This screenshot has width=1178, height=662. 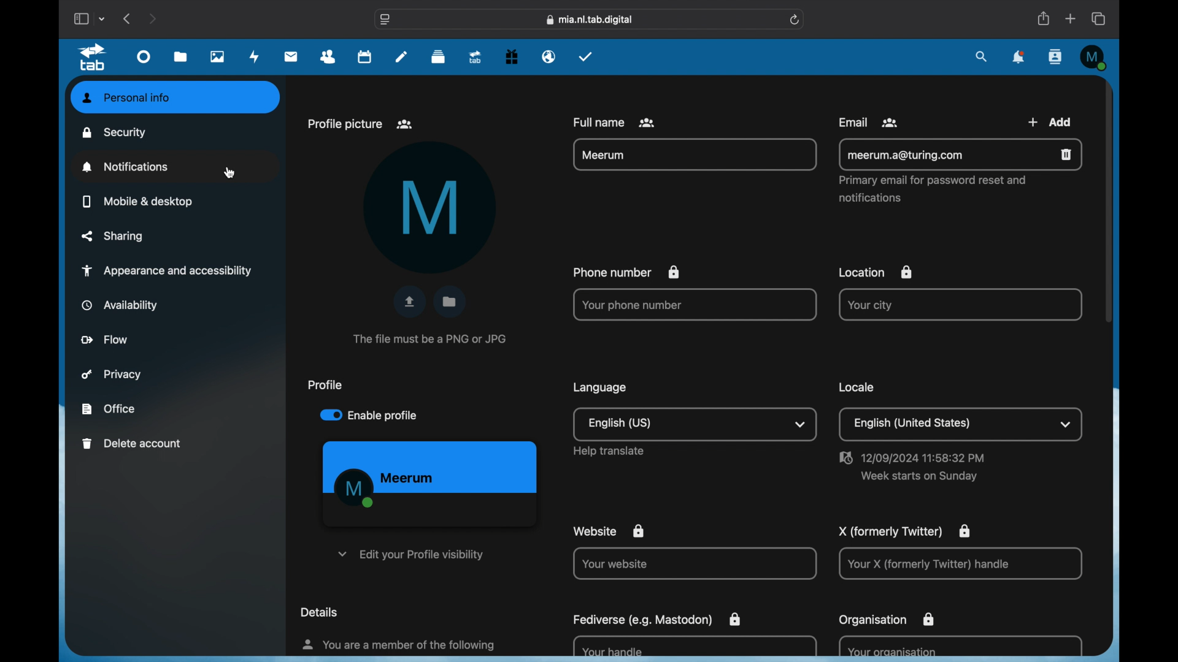 What do you see at coordinates (614, 565) in the screenshot?
I see `your website` at bounding box center [614, 565].